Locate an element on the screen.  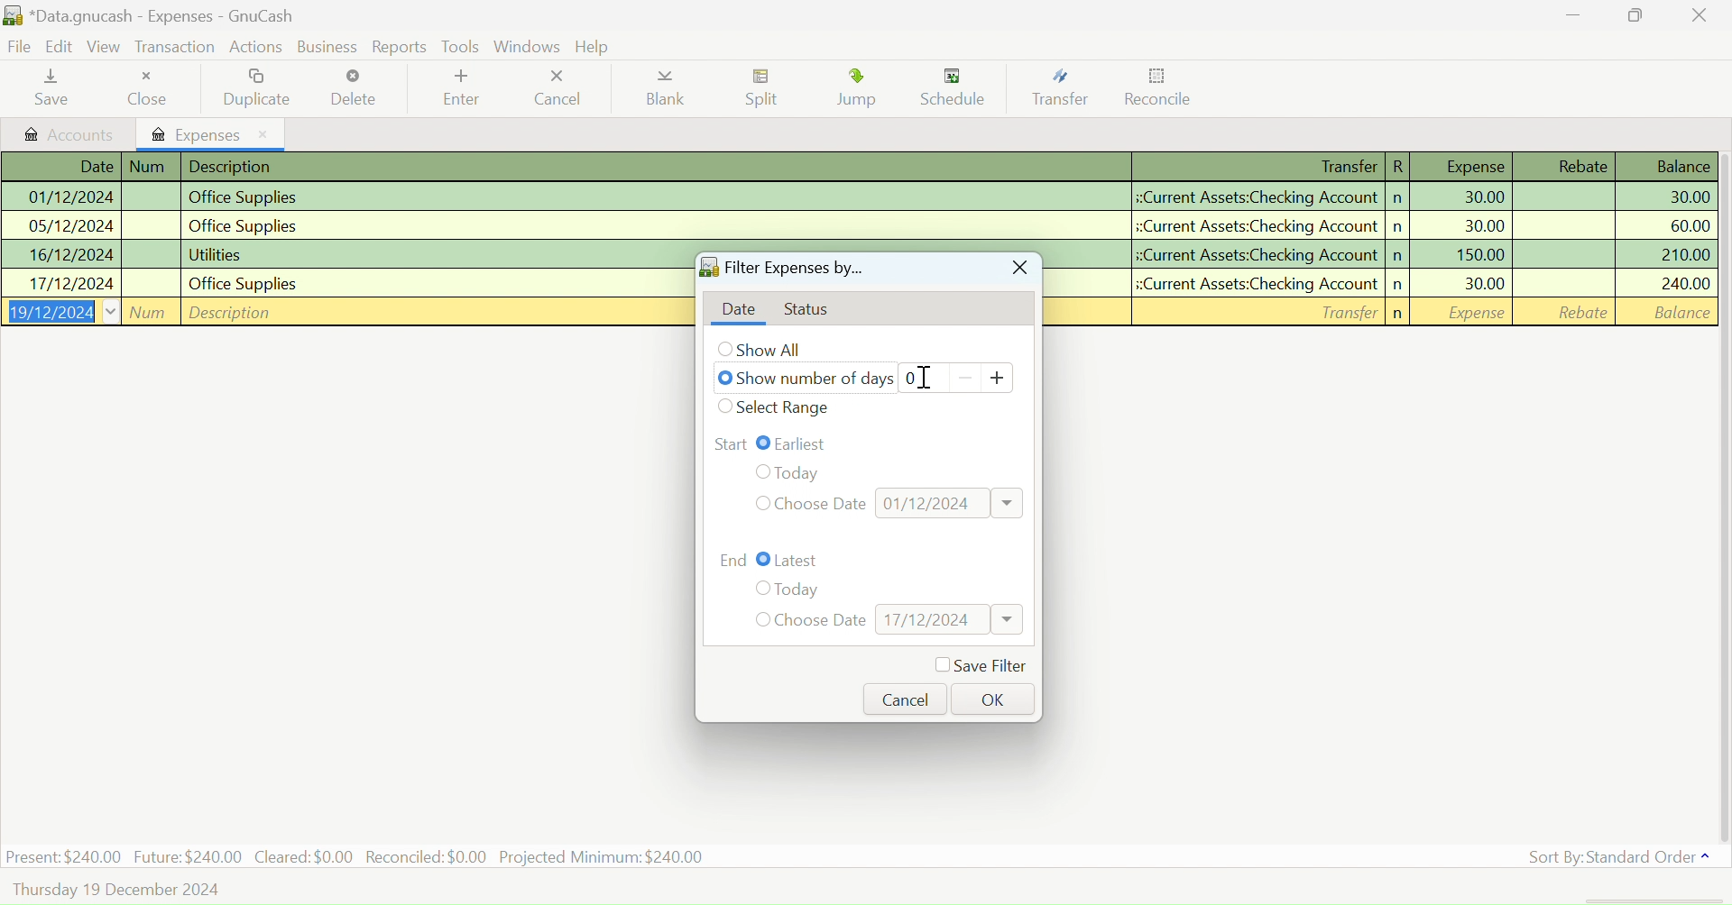
Earliest is located at coordinates (807, 443).